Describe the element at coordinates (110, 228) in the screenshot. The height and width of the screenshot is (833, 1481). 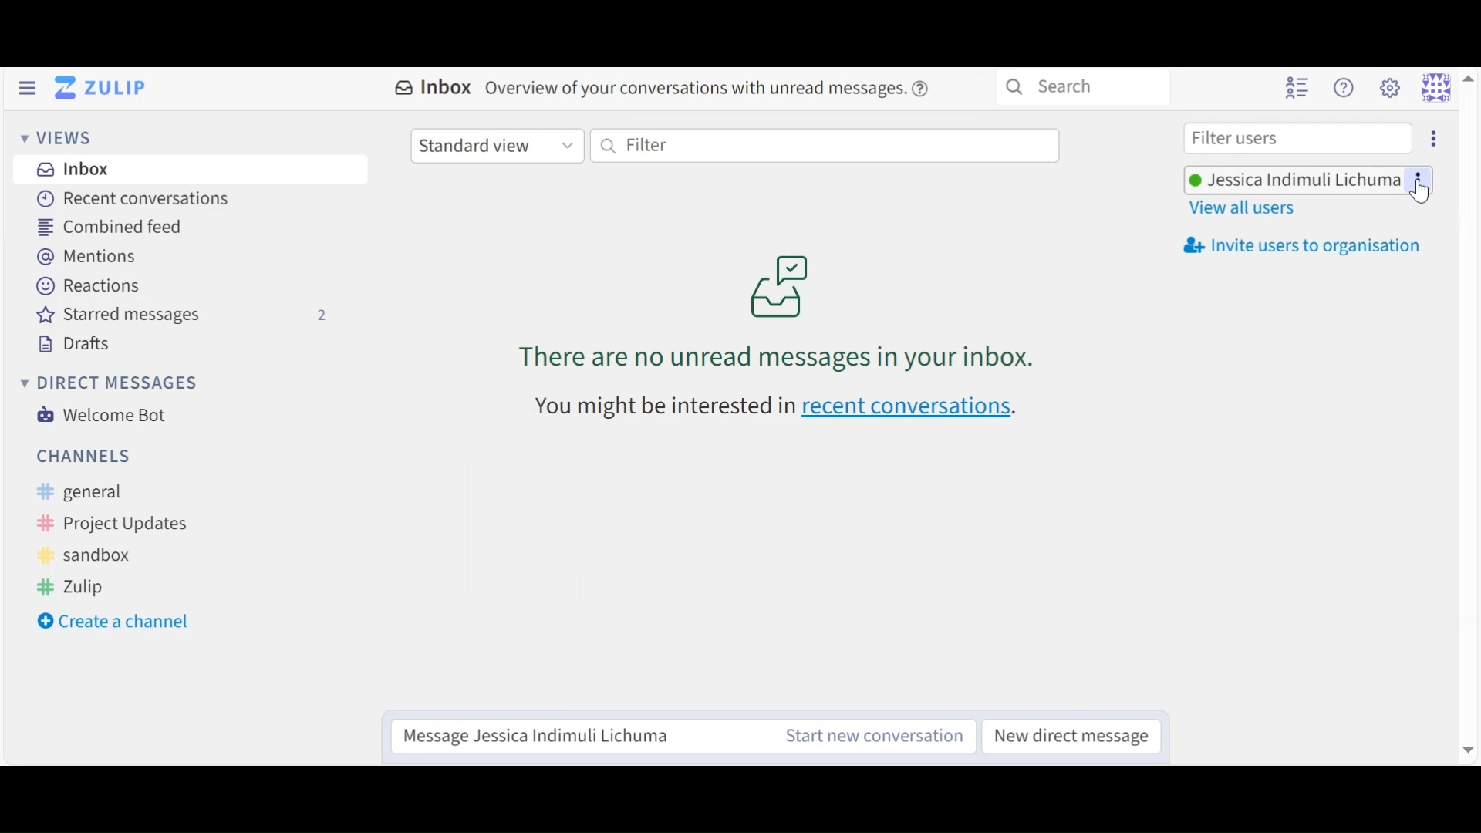
I see `Combined Feed` at that location.